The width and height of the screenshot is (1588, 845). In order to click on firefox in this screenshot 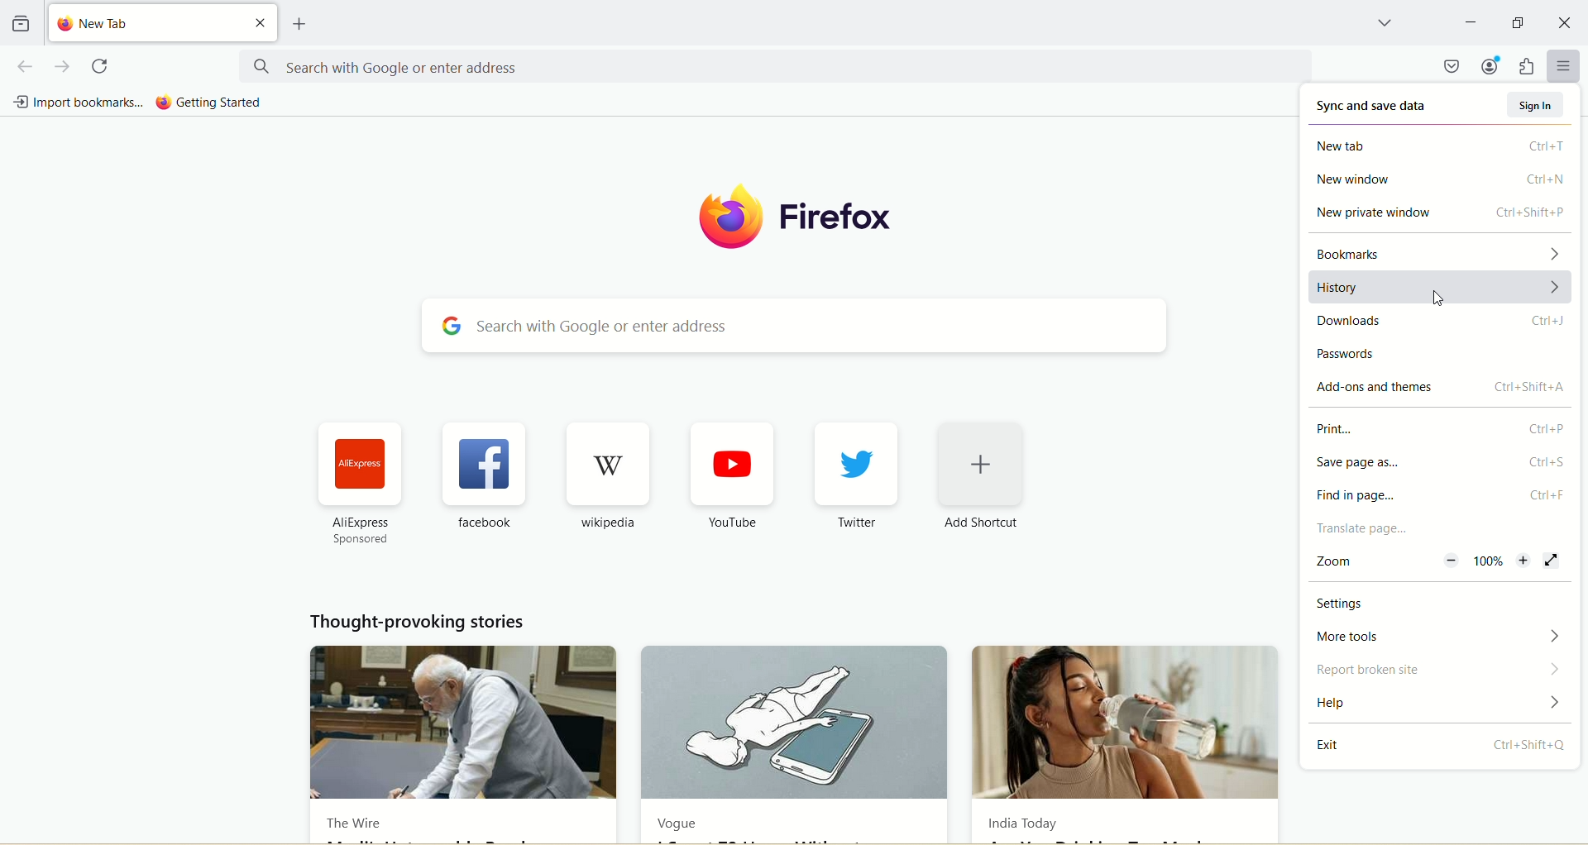, I will do `click(837, 220)`.